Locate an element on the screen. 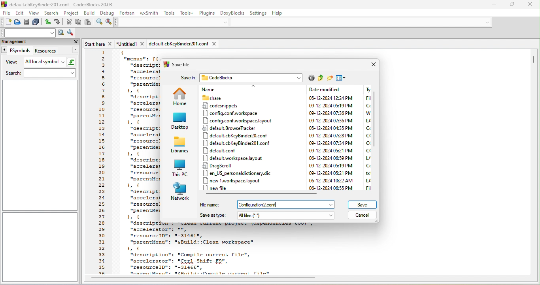 This screenshot has height=285, width=540. default cbkey binder 20 conf is located at coordinates (238, 135).